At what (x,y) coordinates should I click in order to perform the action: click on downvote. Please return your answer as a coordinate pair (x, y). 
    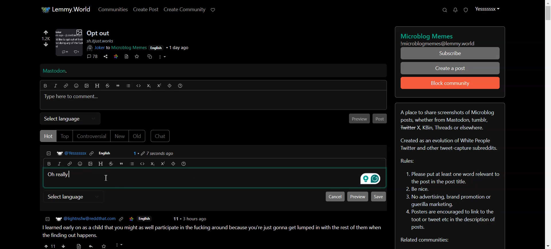
    Looking at the image, I should click on (46, 44).